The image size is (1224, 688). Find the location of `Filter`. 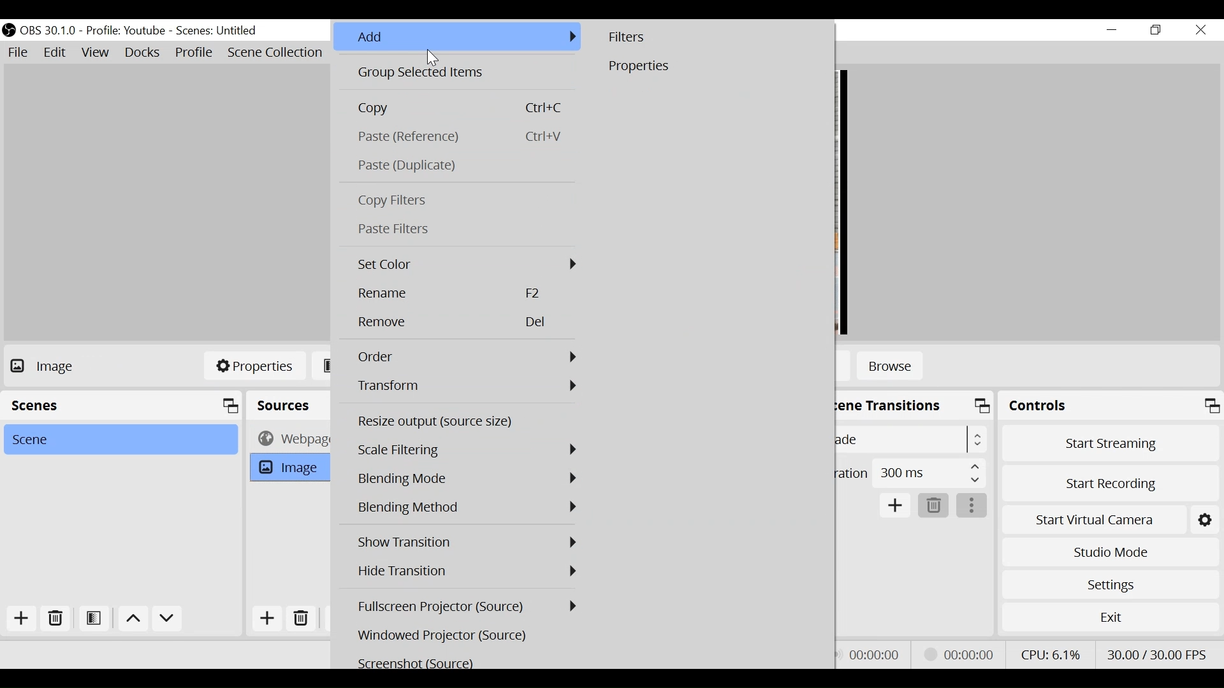

Filter is located at coordinates (712, 38).